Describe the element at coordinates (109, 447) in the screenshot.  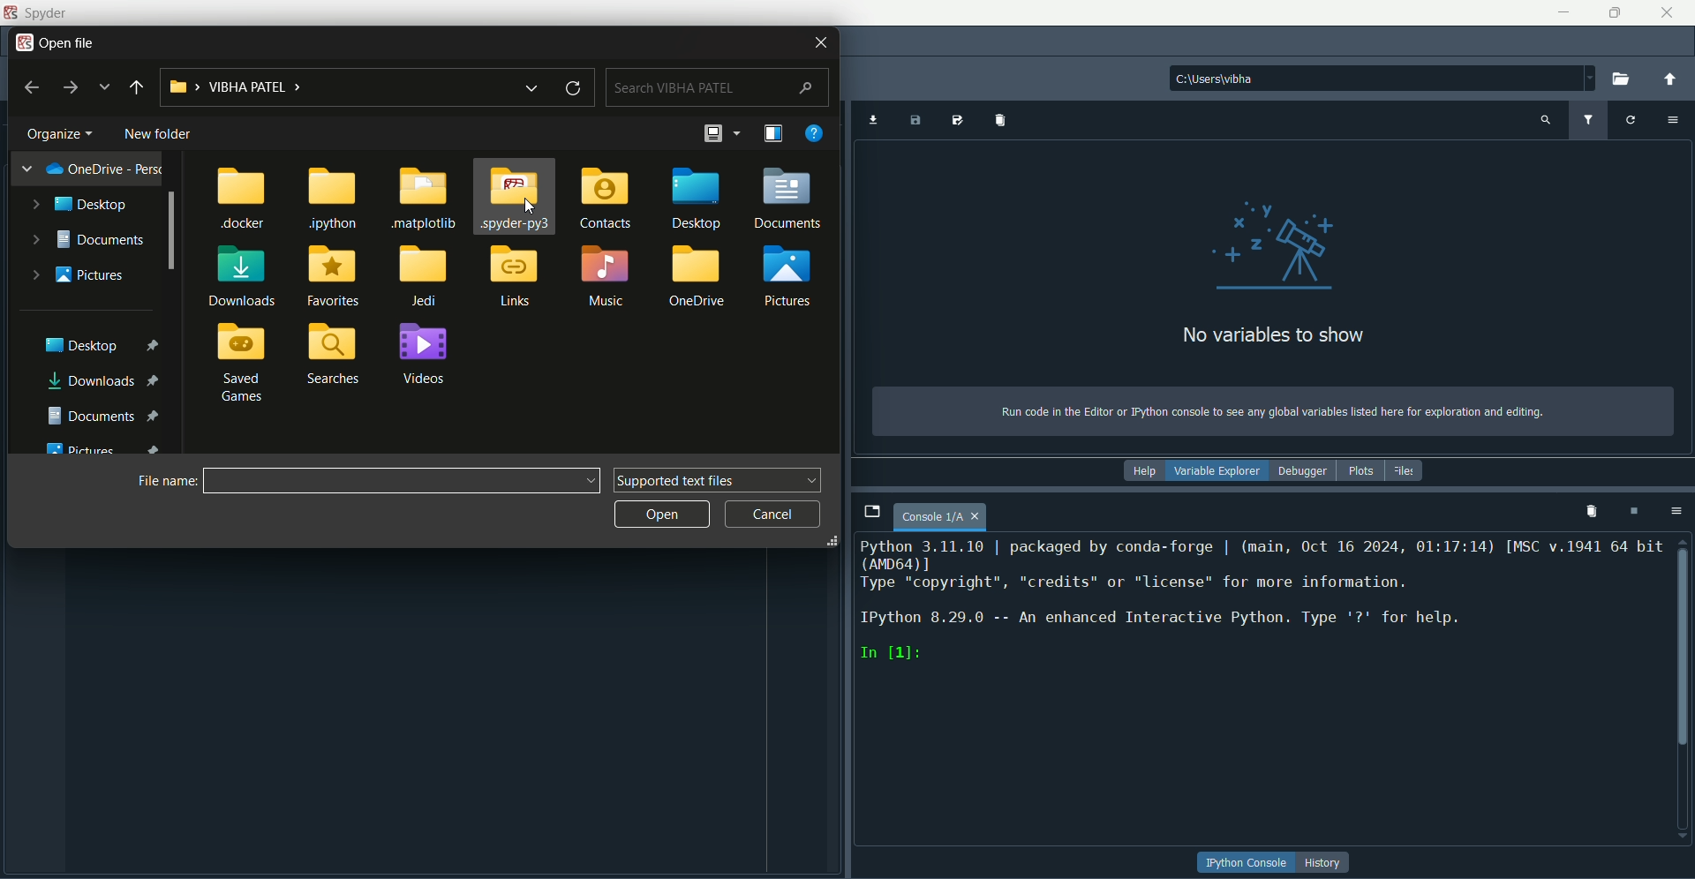
I see `pictures` at that location.